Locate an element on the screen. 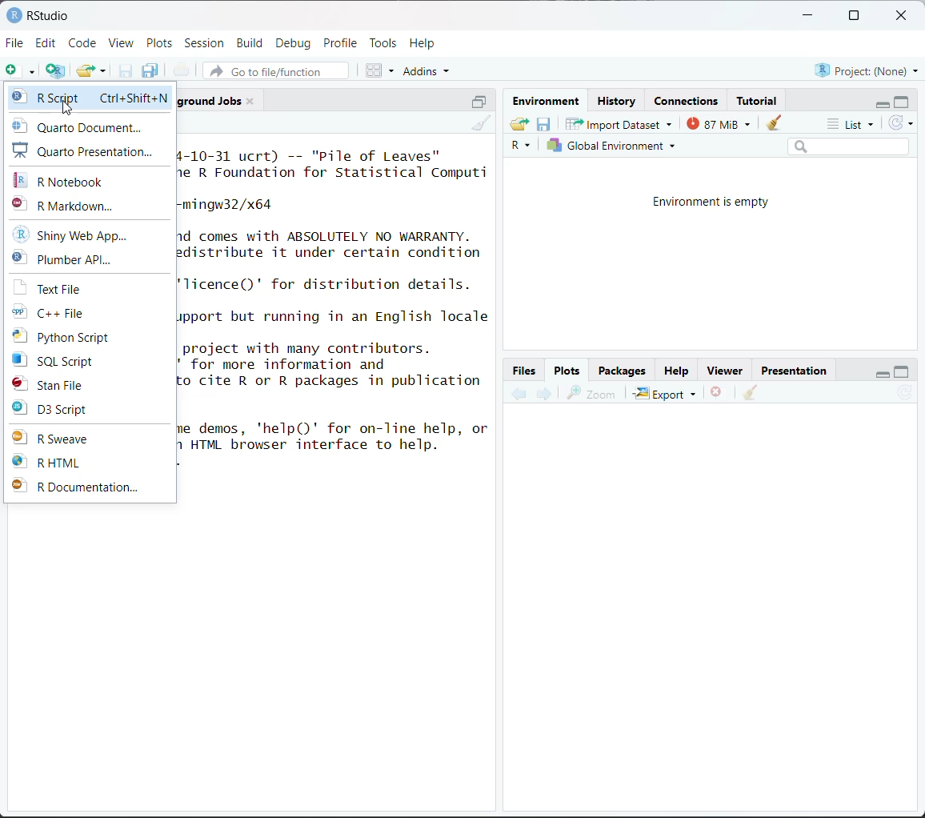 Image resolution: width=925 pixels, height=818 pixels. Quarto Document... is located at coordinates (78, 127).